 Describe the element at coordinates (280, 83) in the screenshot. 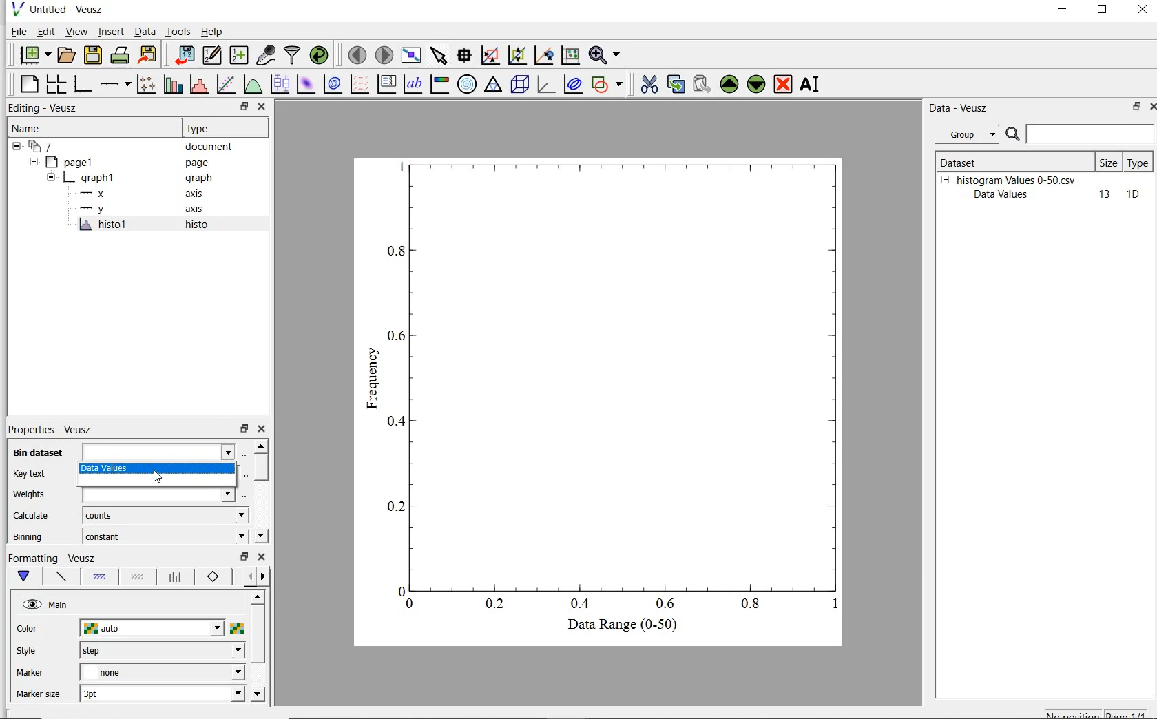

I see `plot boxplots` at that location.